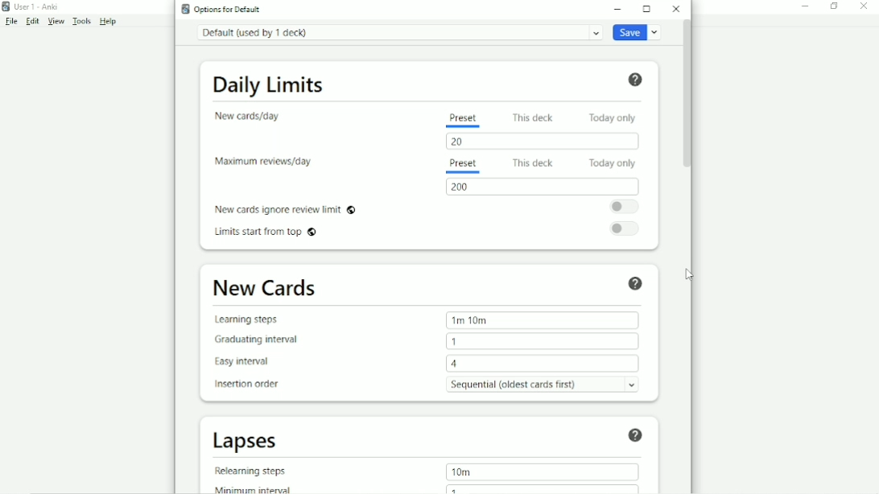 The image size is (879, 494). What do you see at coordinates (637, 80) in the screenshot?
I see `Help` at bounding box center [637, 80].